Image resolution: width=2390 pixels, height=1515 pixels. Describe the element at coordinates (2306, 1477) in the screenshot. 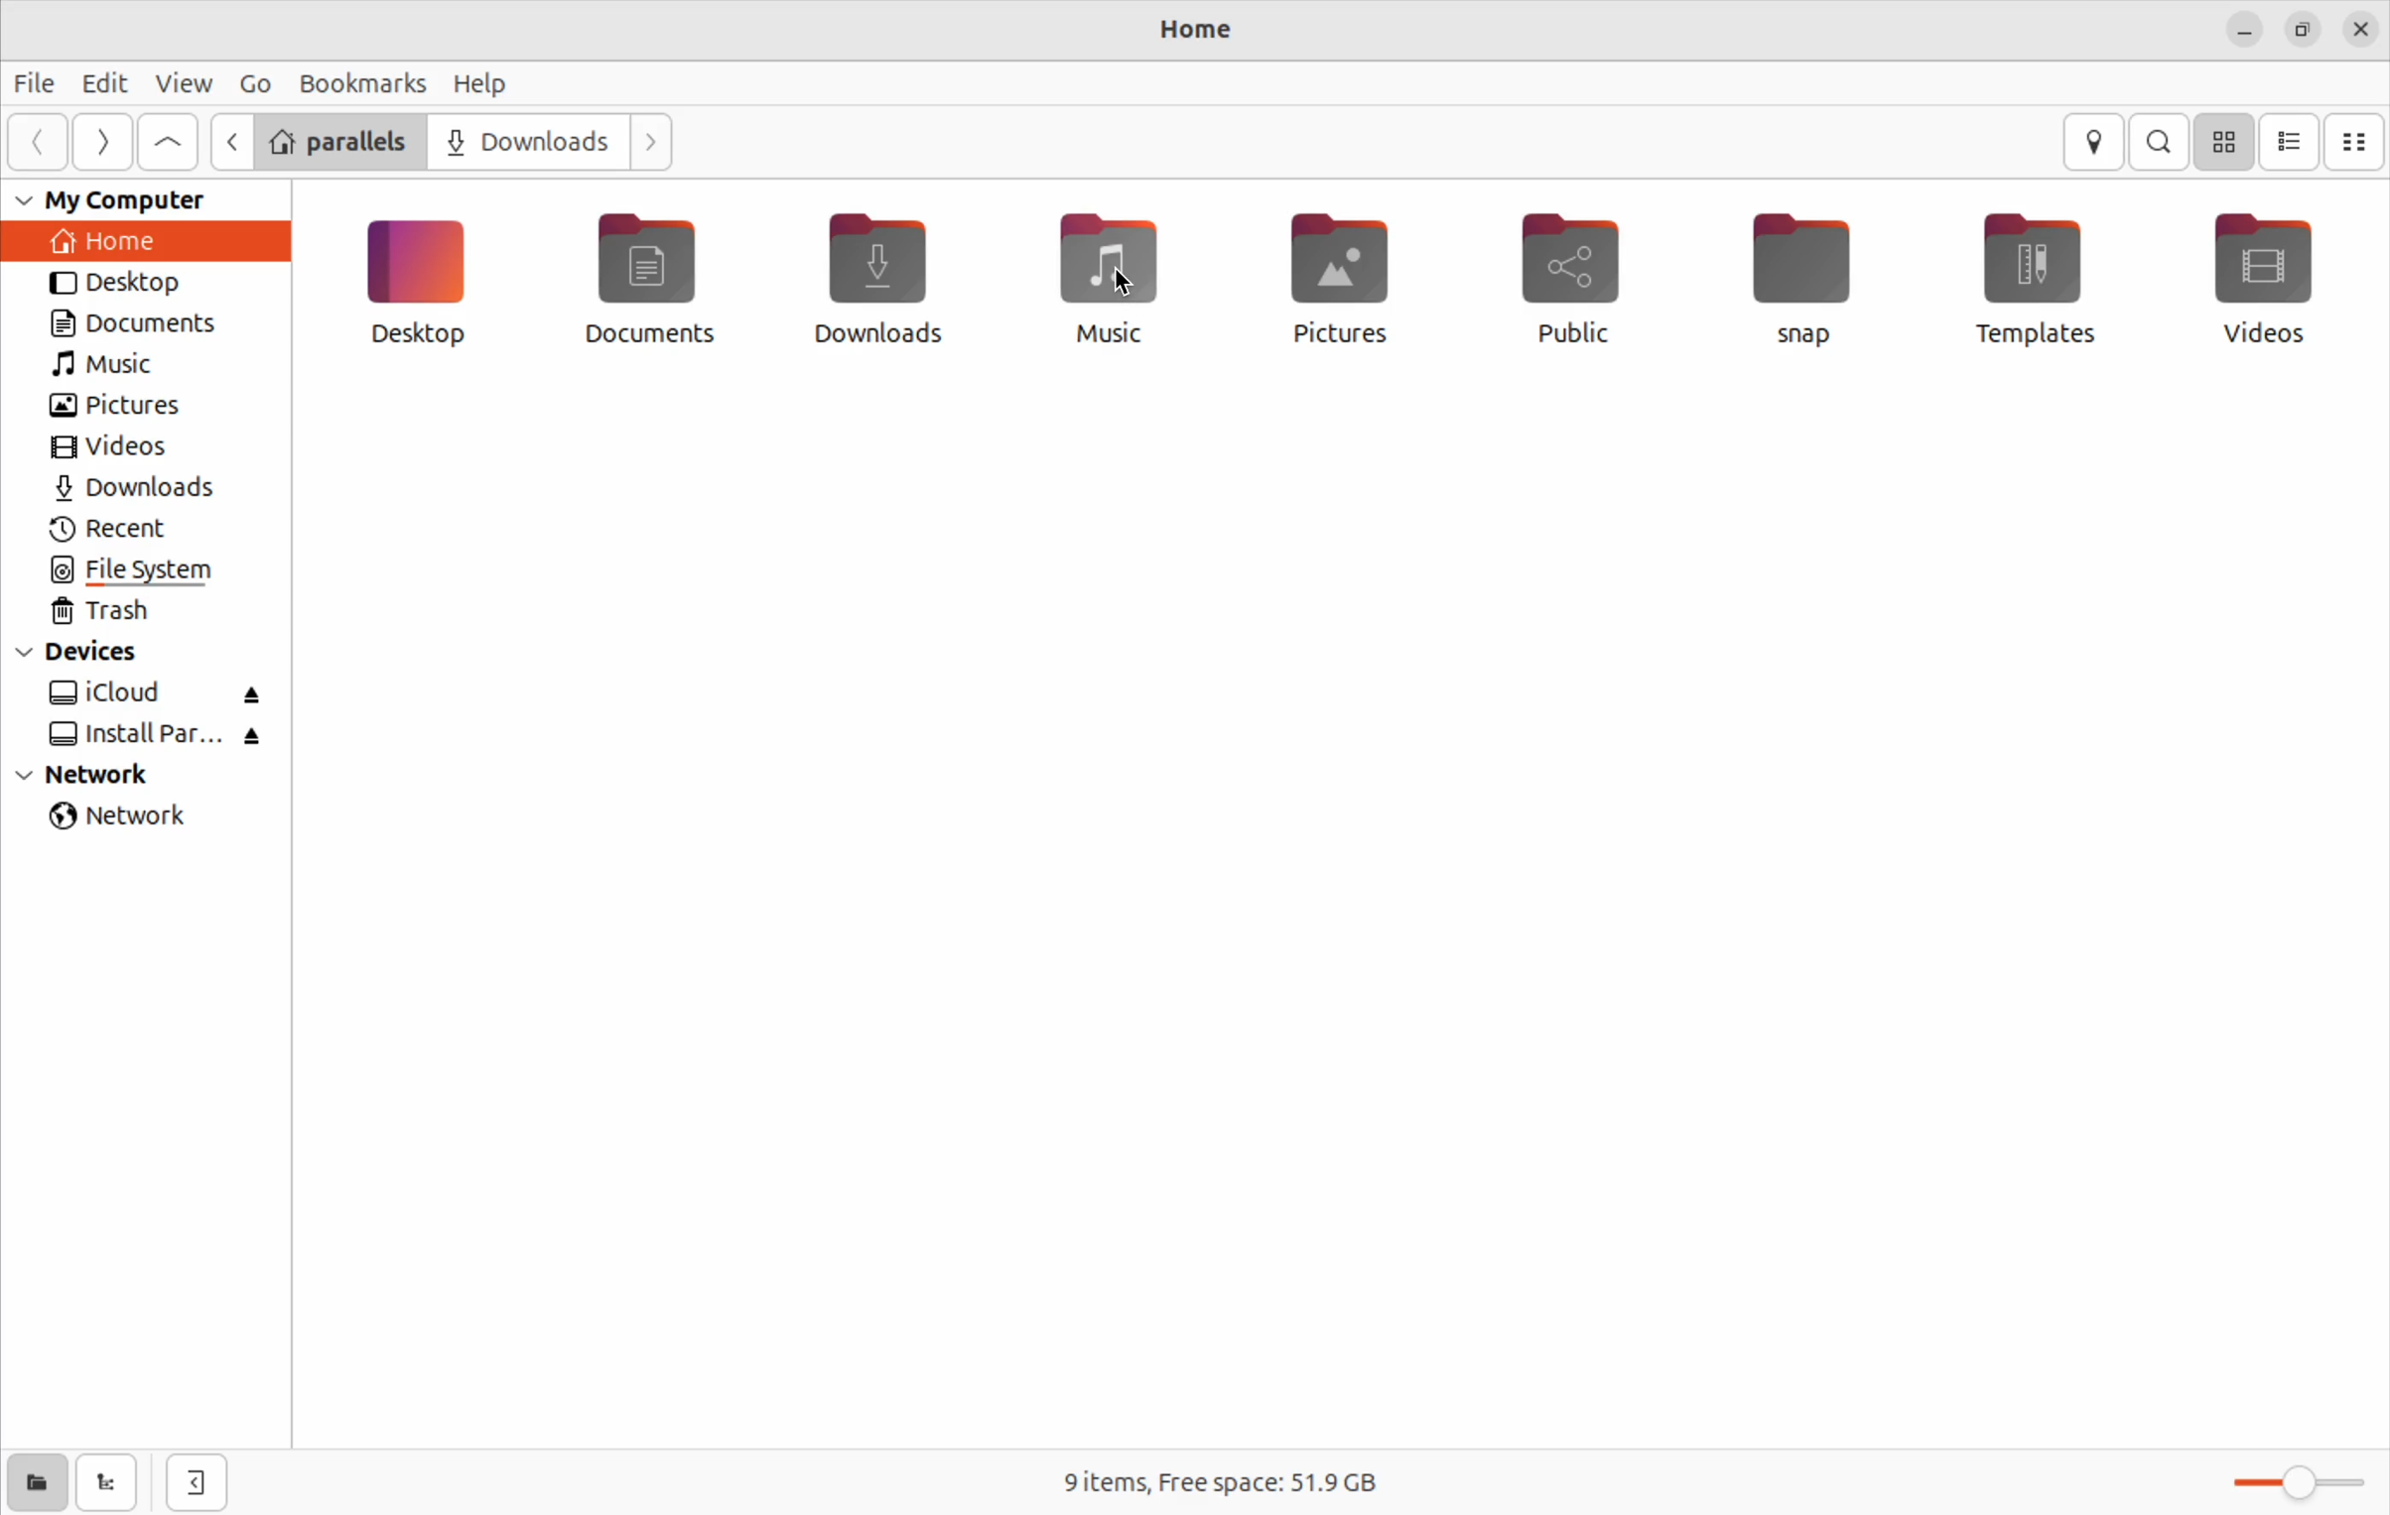

I see `Toggle zoom` at that location.